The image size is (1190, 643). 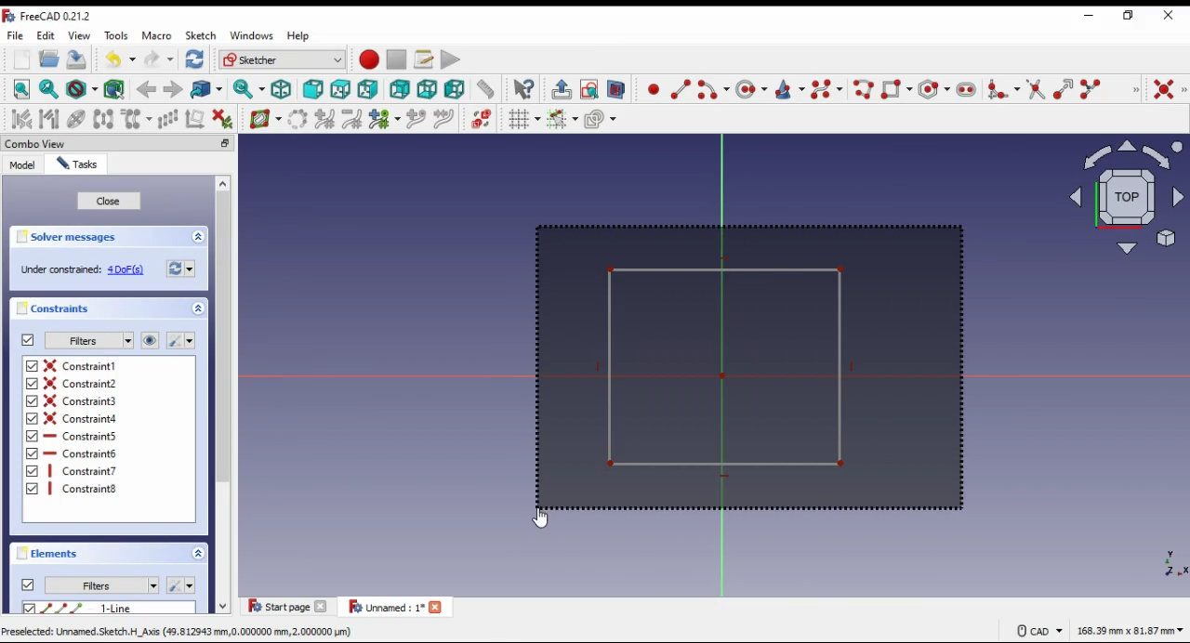 I want to click on clone, so click(x=137, y=119).